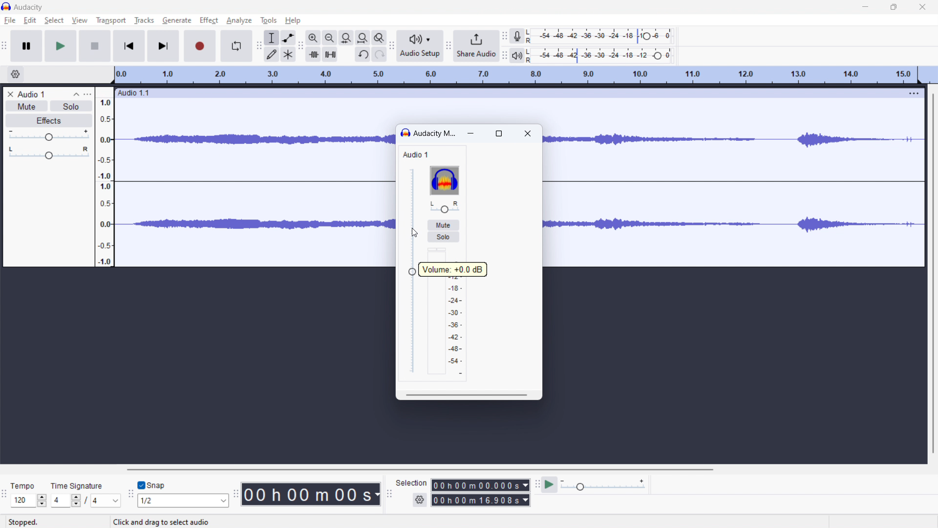  Describe the element at coordinates (330, 54) in the screenshot. I see `silence selection` at that location.